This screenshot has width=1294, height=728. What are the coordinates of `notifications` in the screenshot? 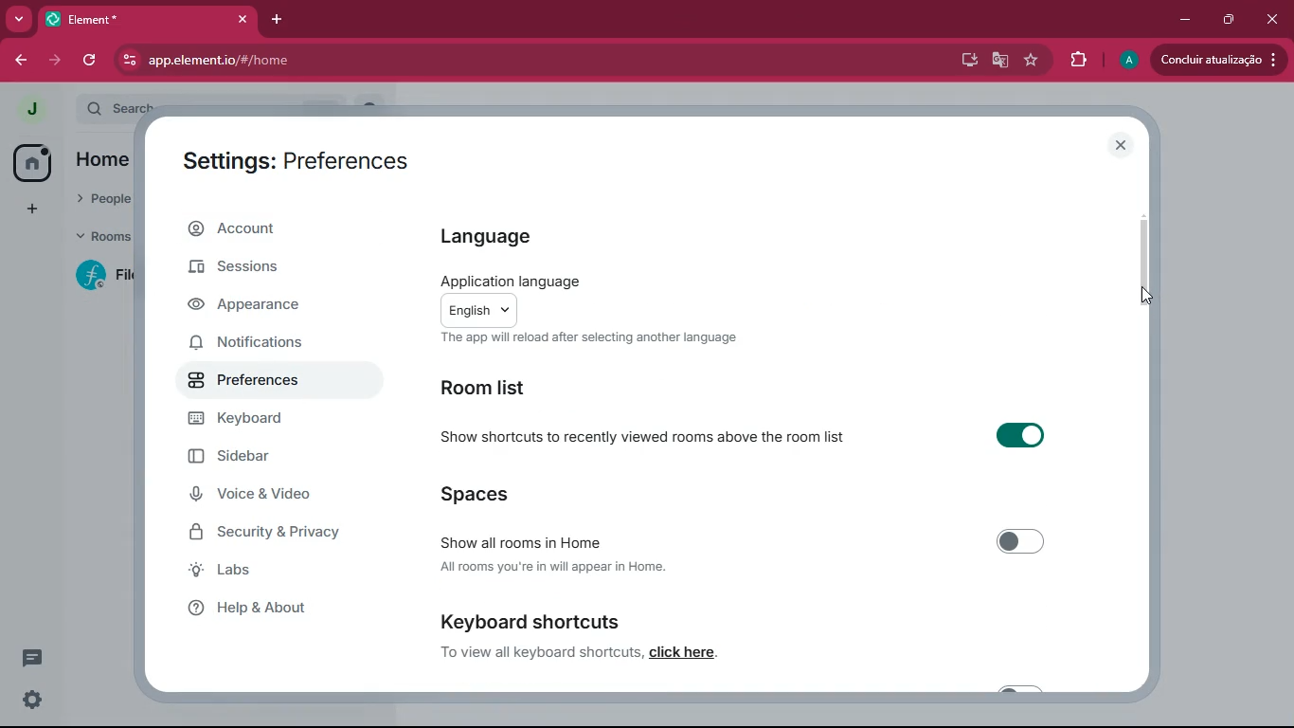 It's located at (270, 346).